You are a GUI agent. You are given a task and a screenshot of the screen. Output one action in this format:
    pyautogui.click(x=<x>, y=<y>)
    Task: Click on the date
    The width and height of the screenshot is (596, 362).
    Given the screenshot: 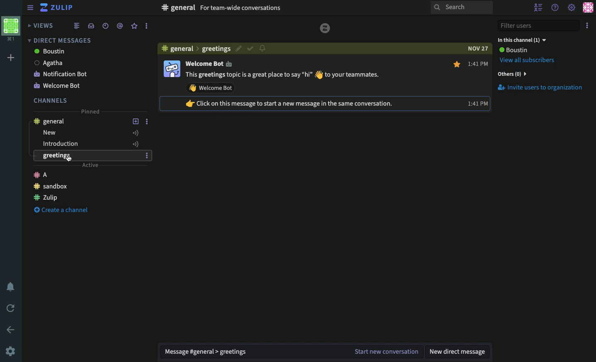 What is the action you would take?
    pyautogui.click(x=476, y=48)
    